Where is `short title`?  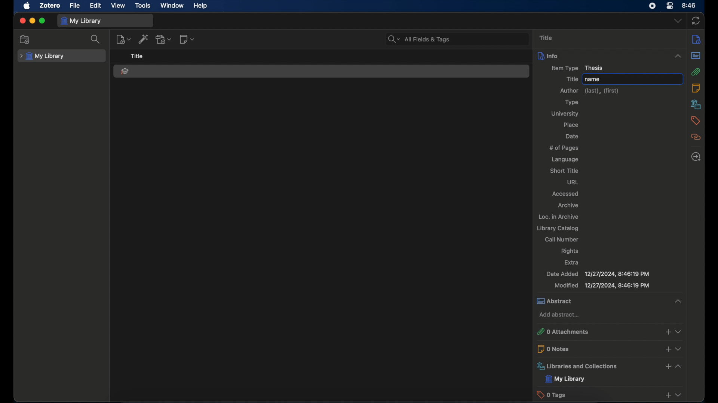 short title is located at coordinates (564, 171).